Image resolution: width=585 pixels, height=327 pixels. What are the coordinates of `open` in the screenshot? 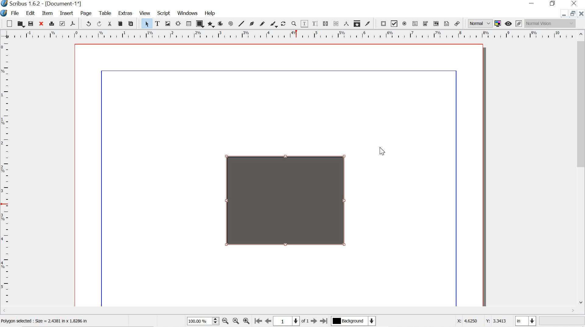 It's located at (20, 23).